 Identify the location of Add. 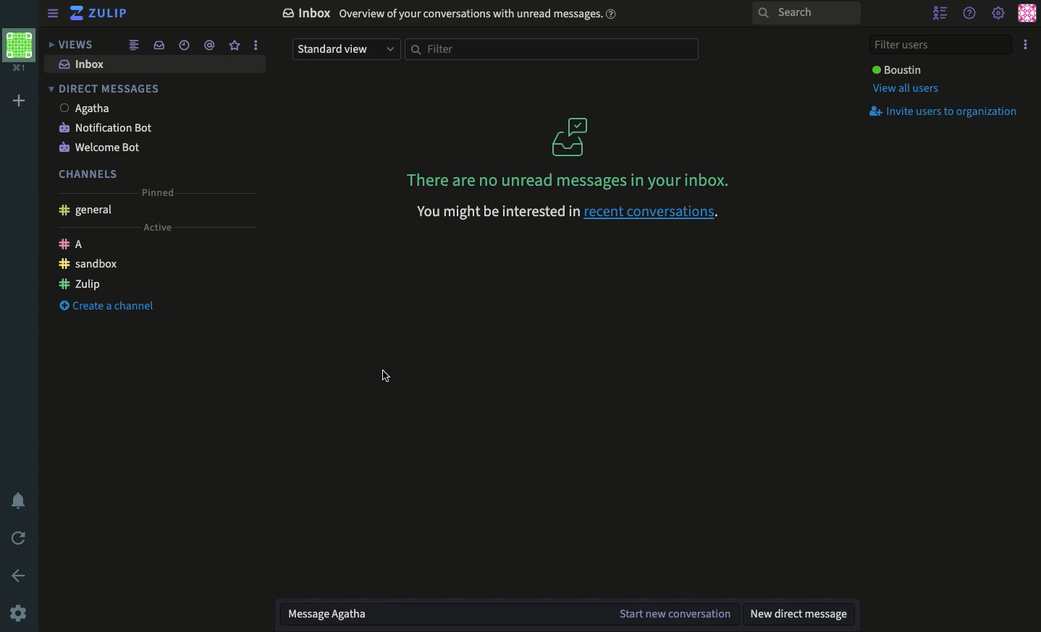
(20, 103).